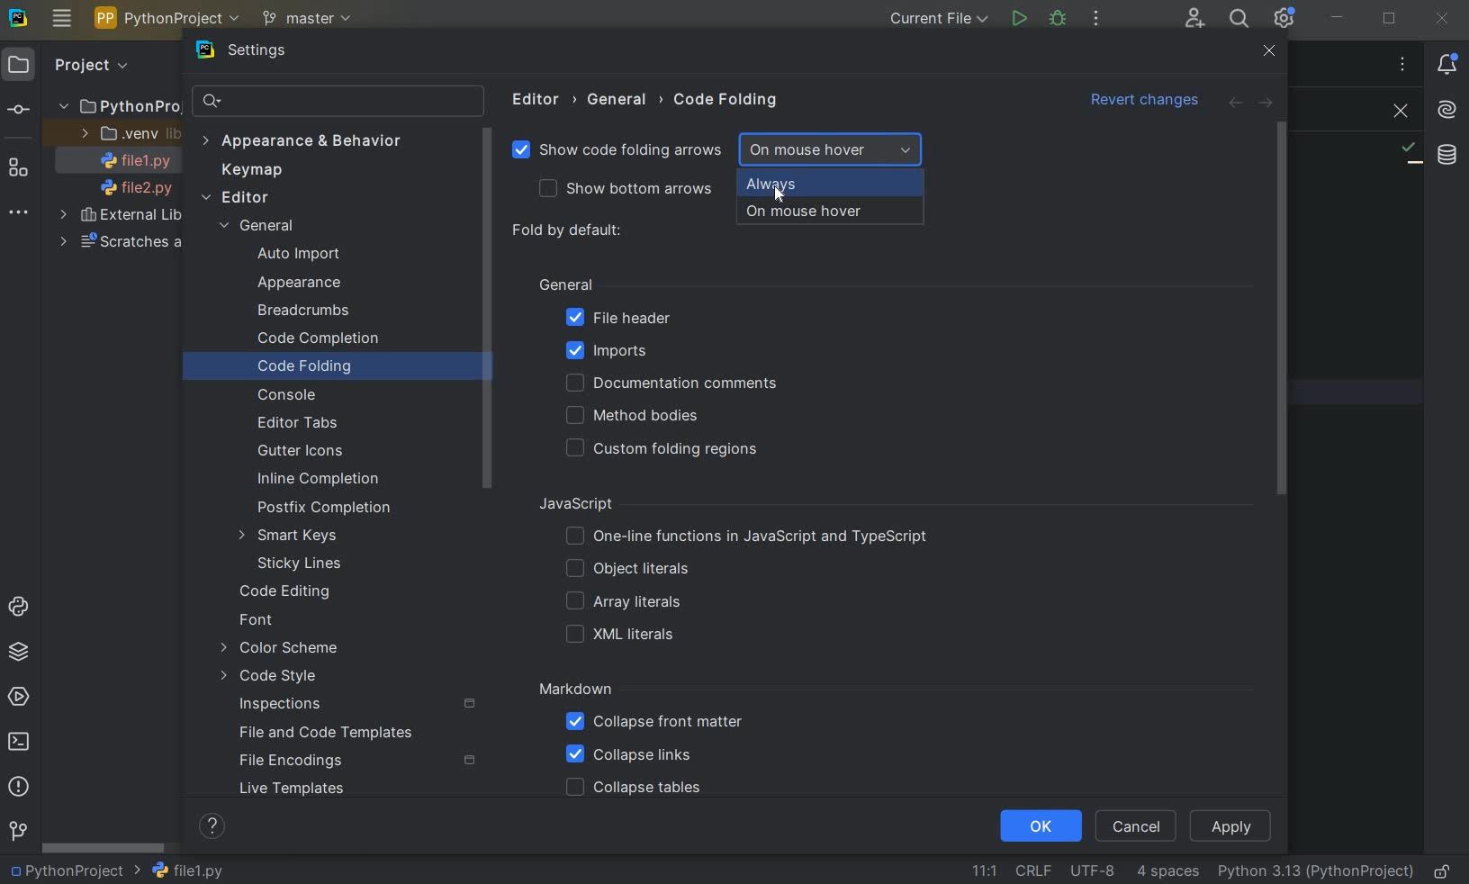  I want to click on SEARCH EVERYWHERE, so click(1239, 19).